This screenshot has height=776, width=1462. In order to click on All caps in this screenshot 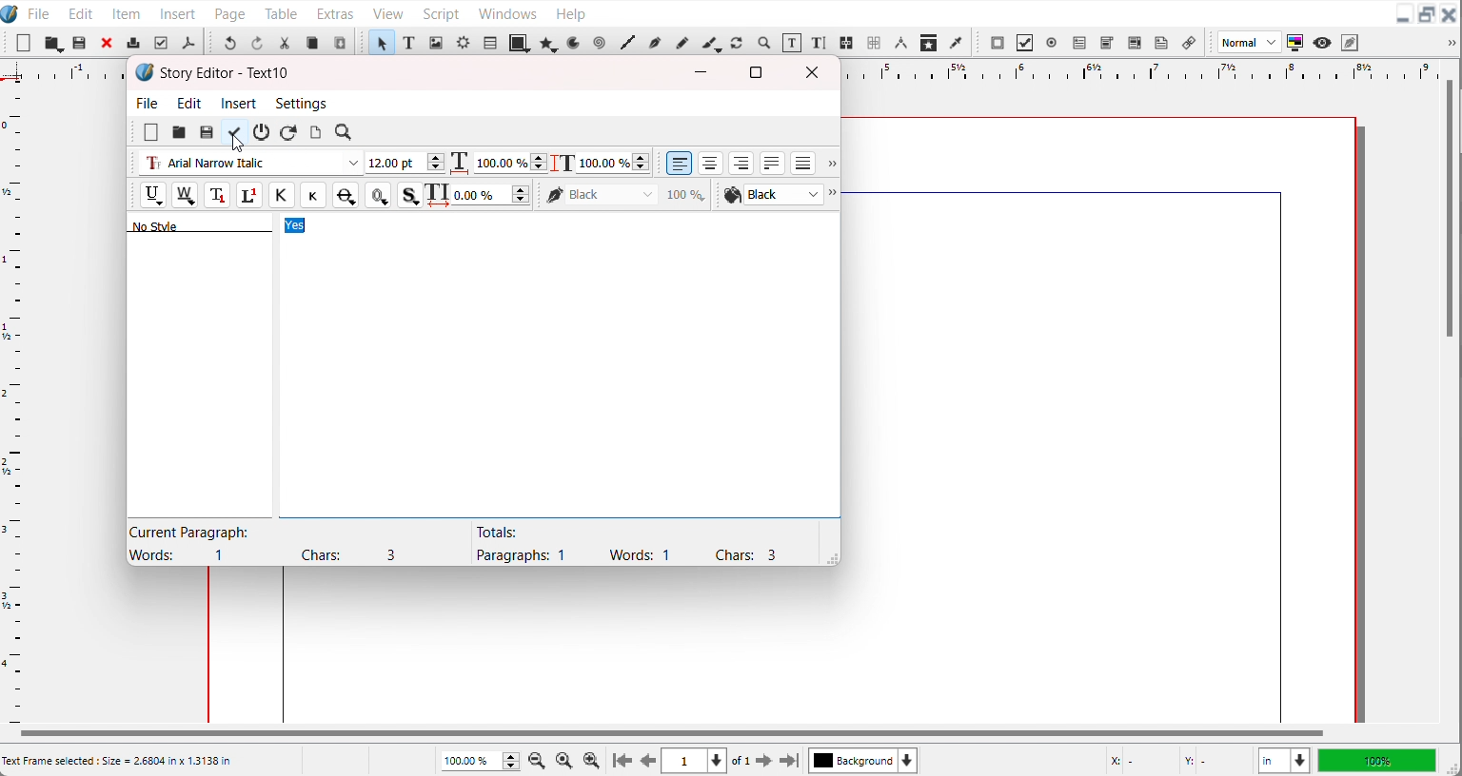, I will do `click(281, 195)`.